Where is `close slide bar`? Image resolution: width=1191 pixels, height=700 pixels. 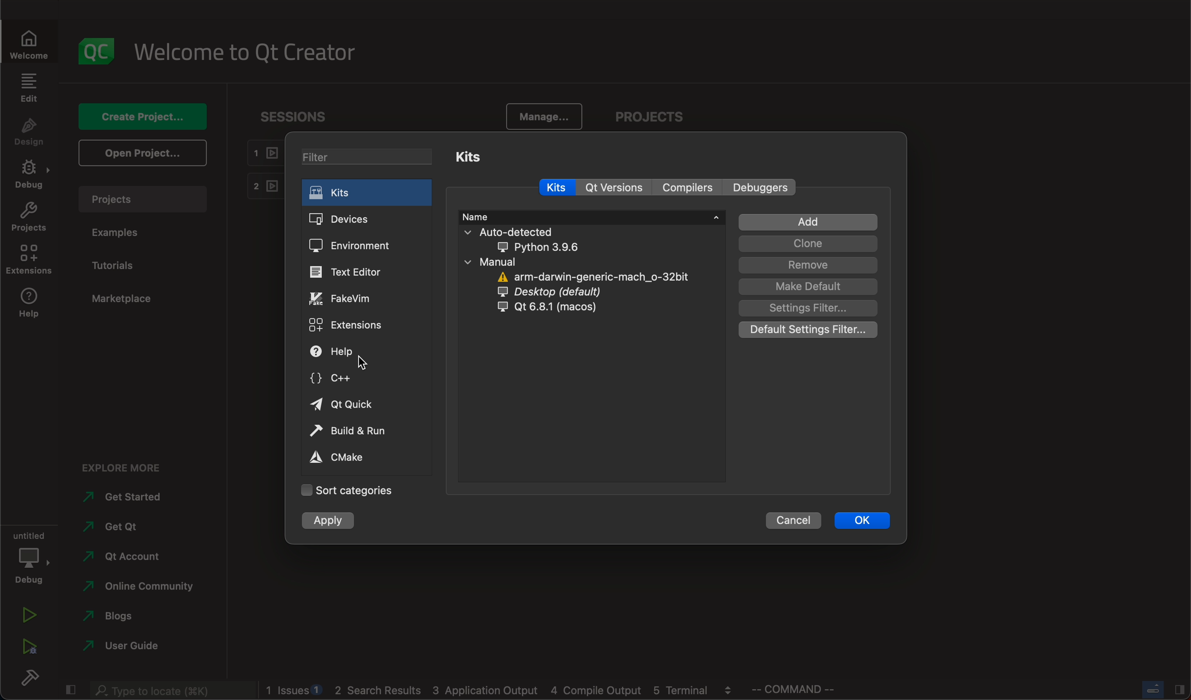
close slide bar is located at coordinates (1158, 690).